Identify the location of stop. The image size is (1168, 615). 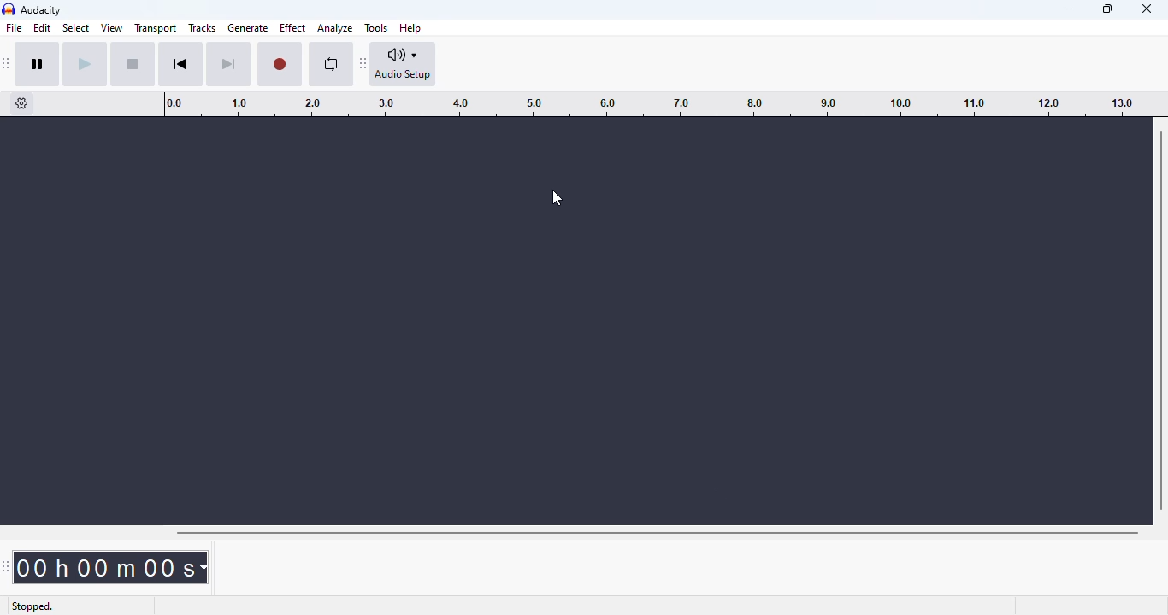
(133, 64).